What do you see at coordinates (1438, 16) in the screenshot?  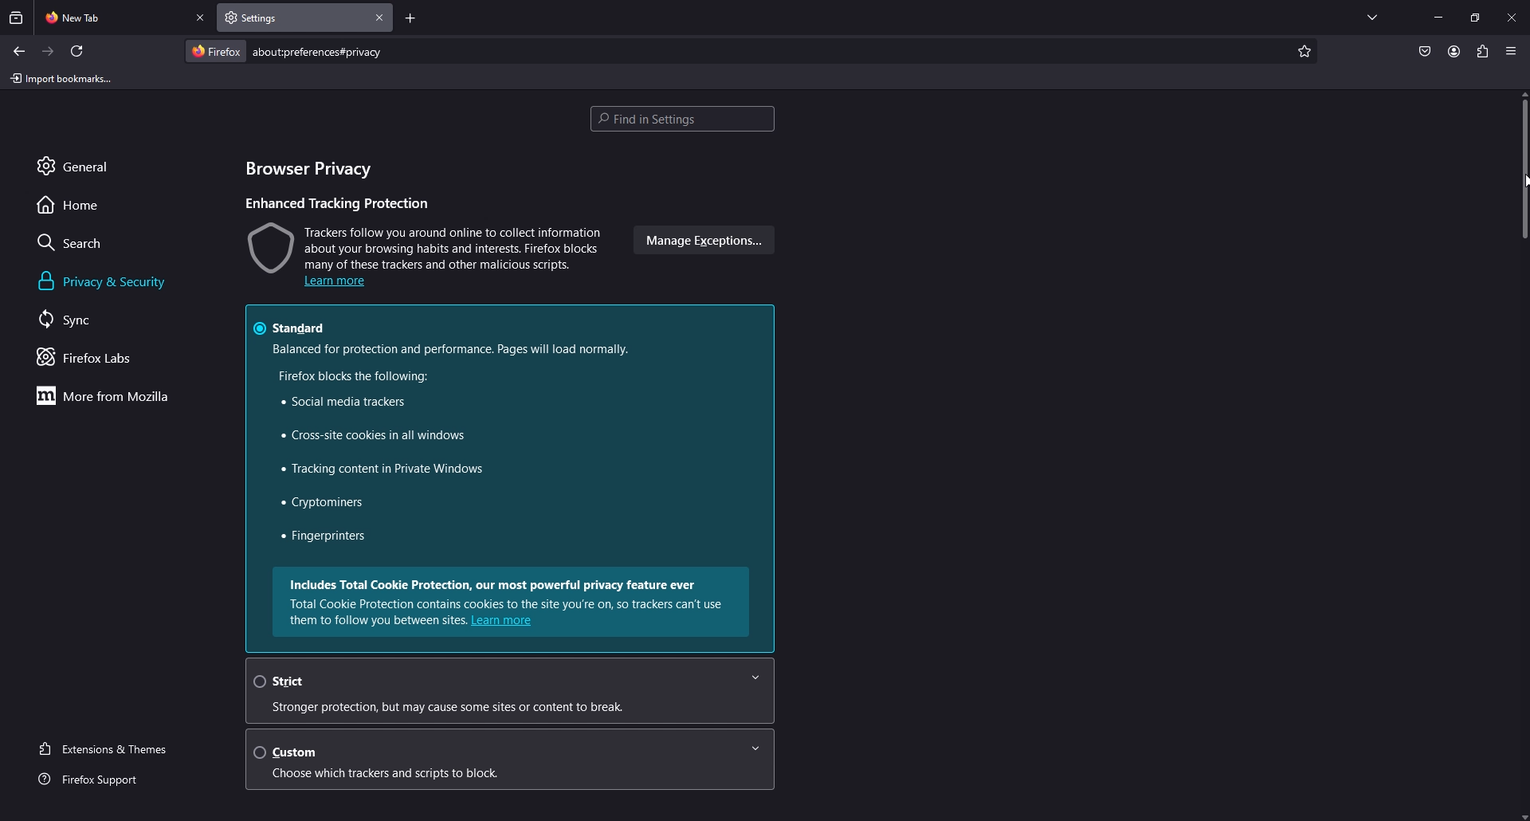 I see `minimize` at bounding box center [1438, 16].